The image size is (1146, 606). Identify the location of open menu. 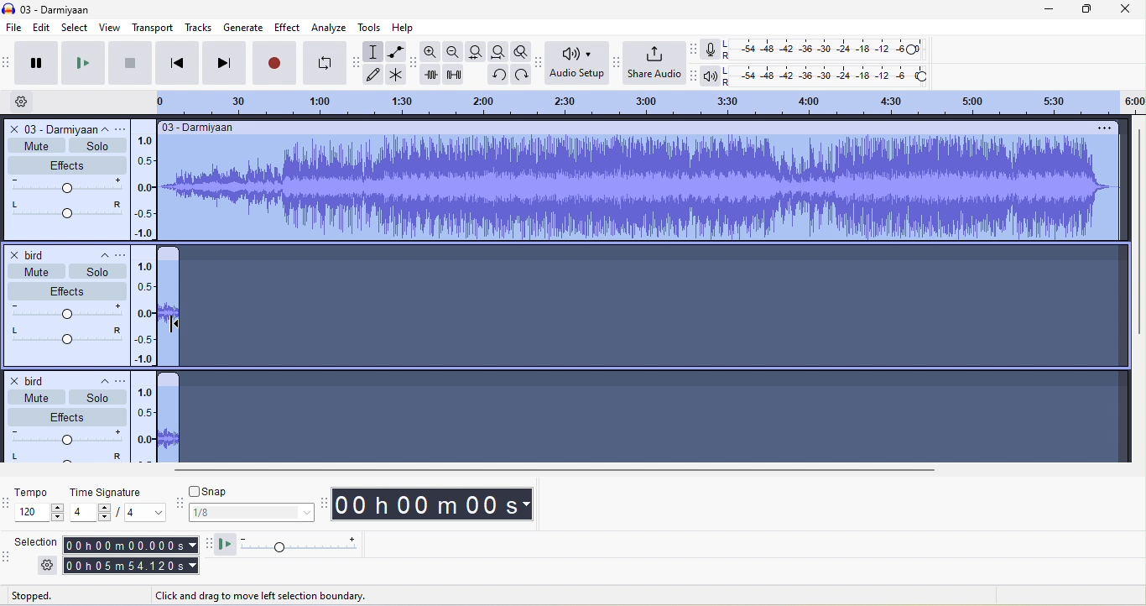
(119, 379).